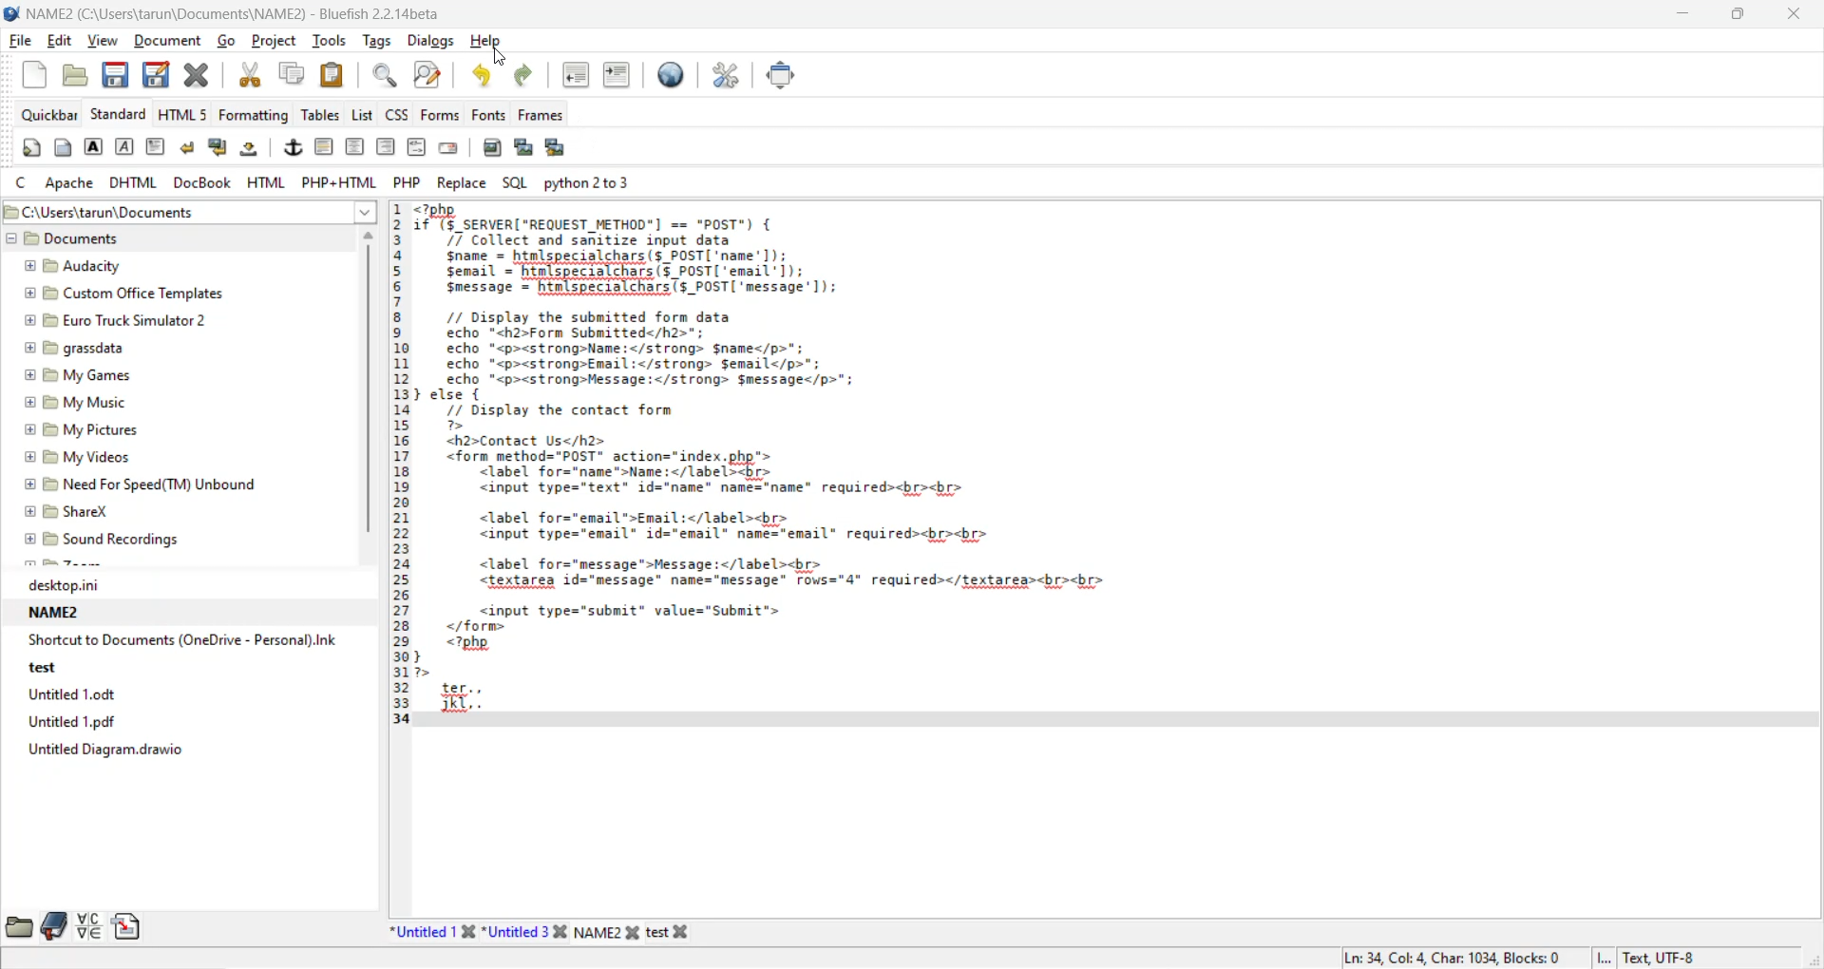 Image resolution: width=1824 pixels, height=969 pixels. What do you see at coordinates (188, 147) in the screenshot?
I see `break` at bounding box center [188, 147].